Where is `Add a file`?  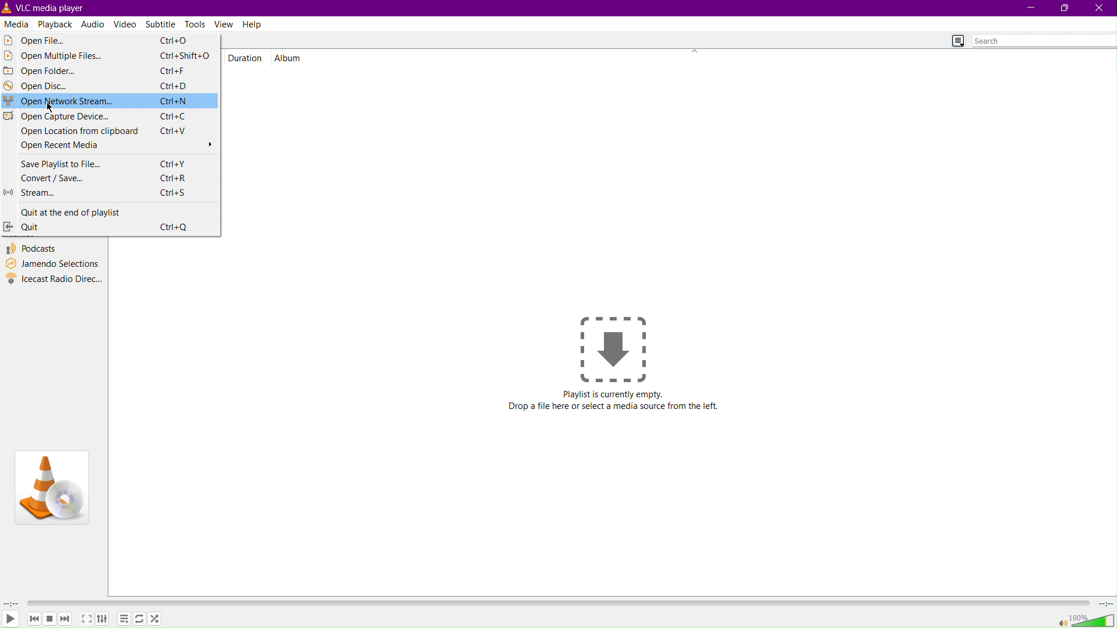 Add a file is located at coordinates (616, 345).